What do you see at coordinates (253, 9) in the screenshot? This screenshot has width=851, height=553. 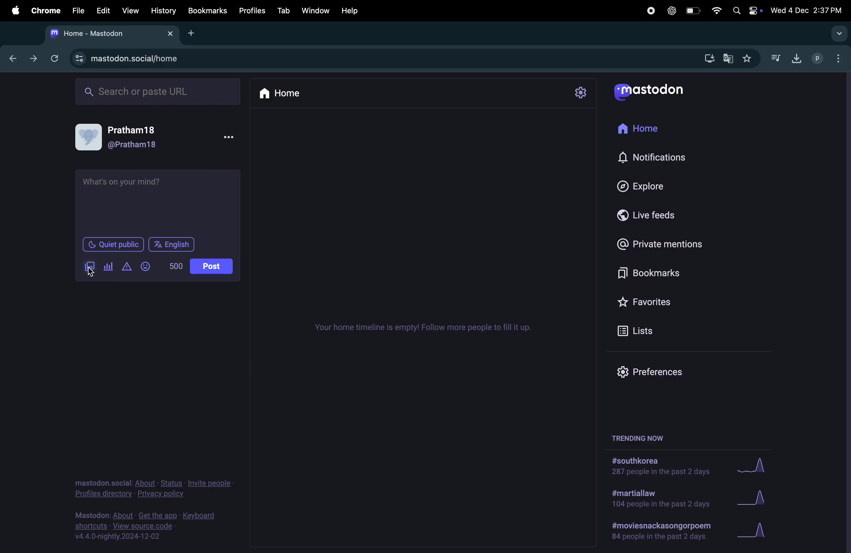 I see `Profiles` at bounding box center [253, 9].